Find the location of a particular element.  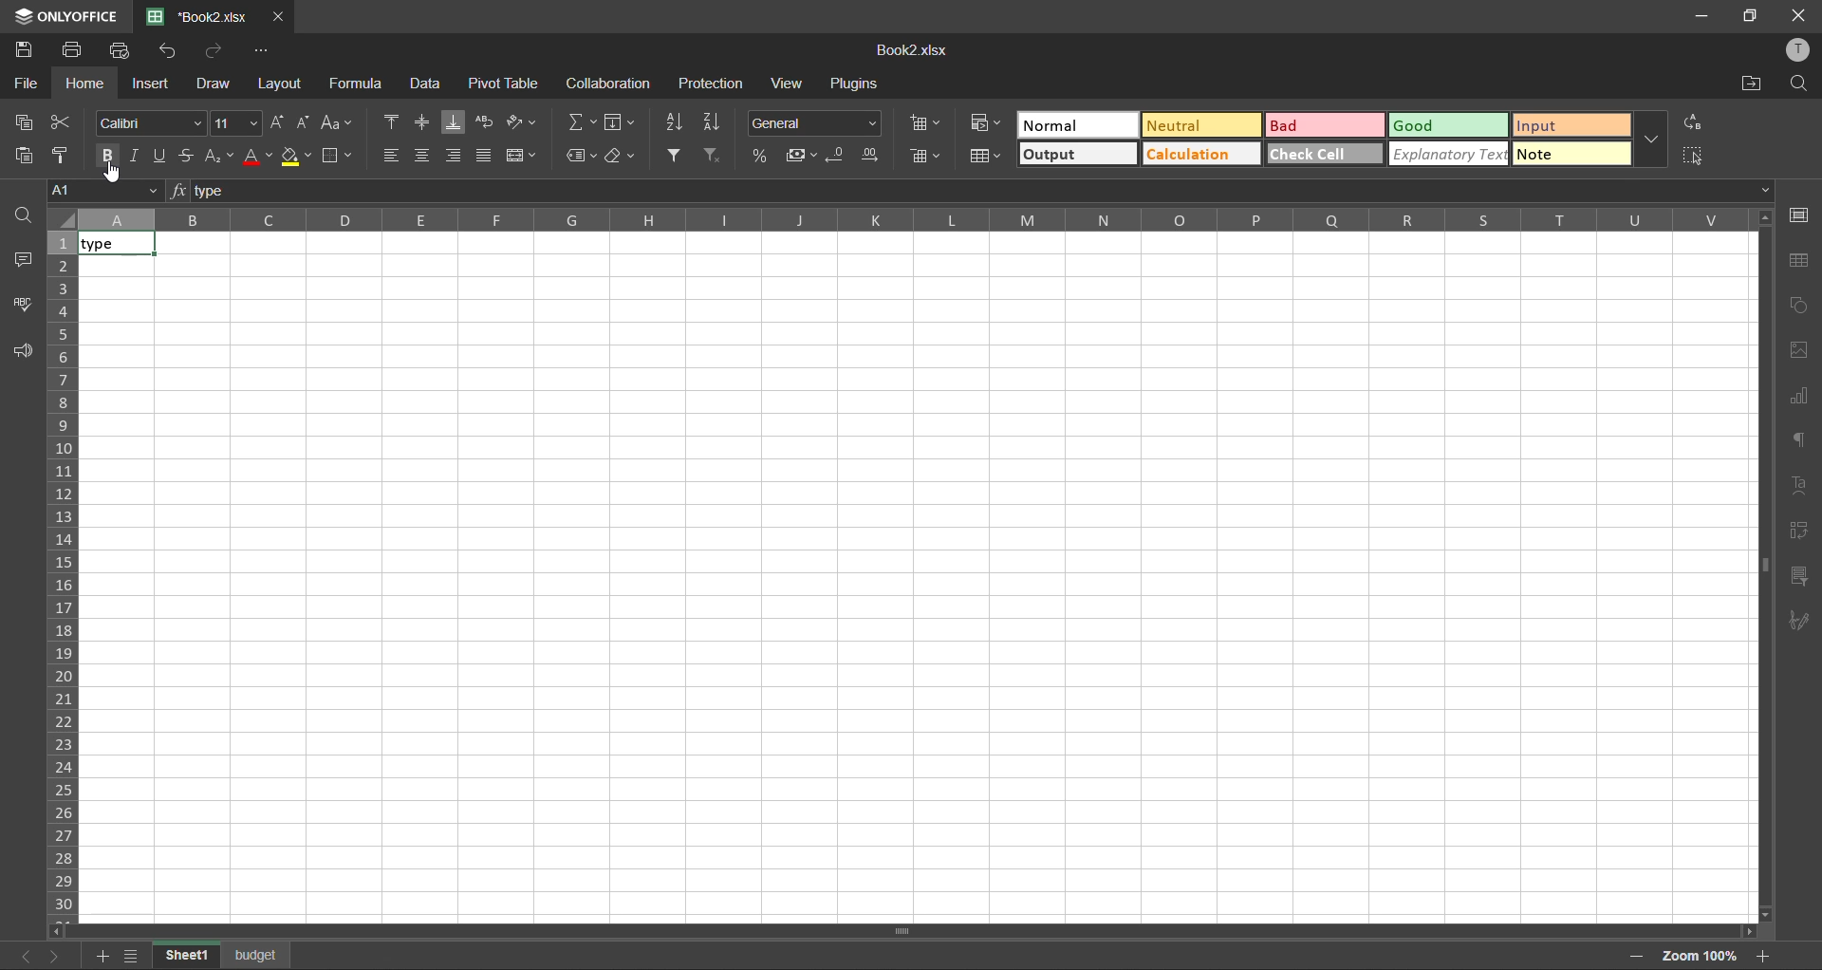

find is located at coordinates (1803, 84).